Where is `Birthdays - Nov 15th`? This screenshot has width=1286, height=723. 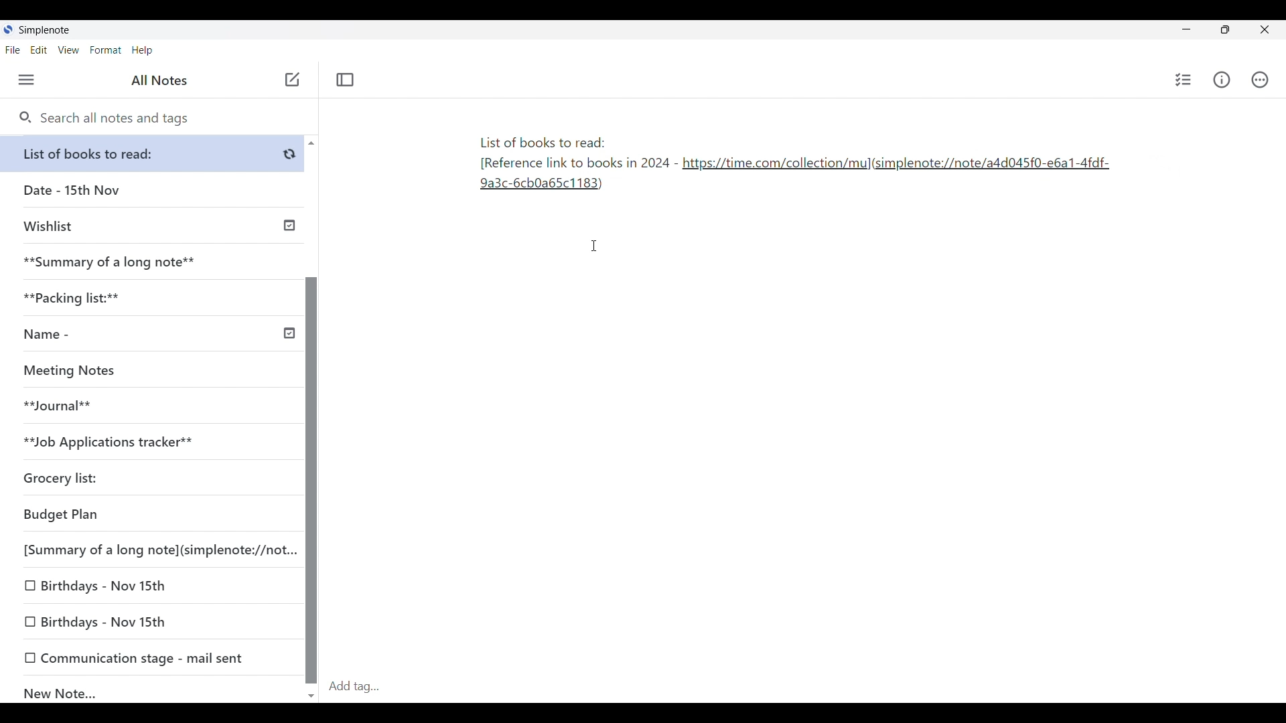
Birthdays - Nov 15th is located at coordinates (151, 586).